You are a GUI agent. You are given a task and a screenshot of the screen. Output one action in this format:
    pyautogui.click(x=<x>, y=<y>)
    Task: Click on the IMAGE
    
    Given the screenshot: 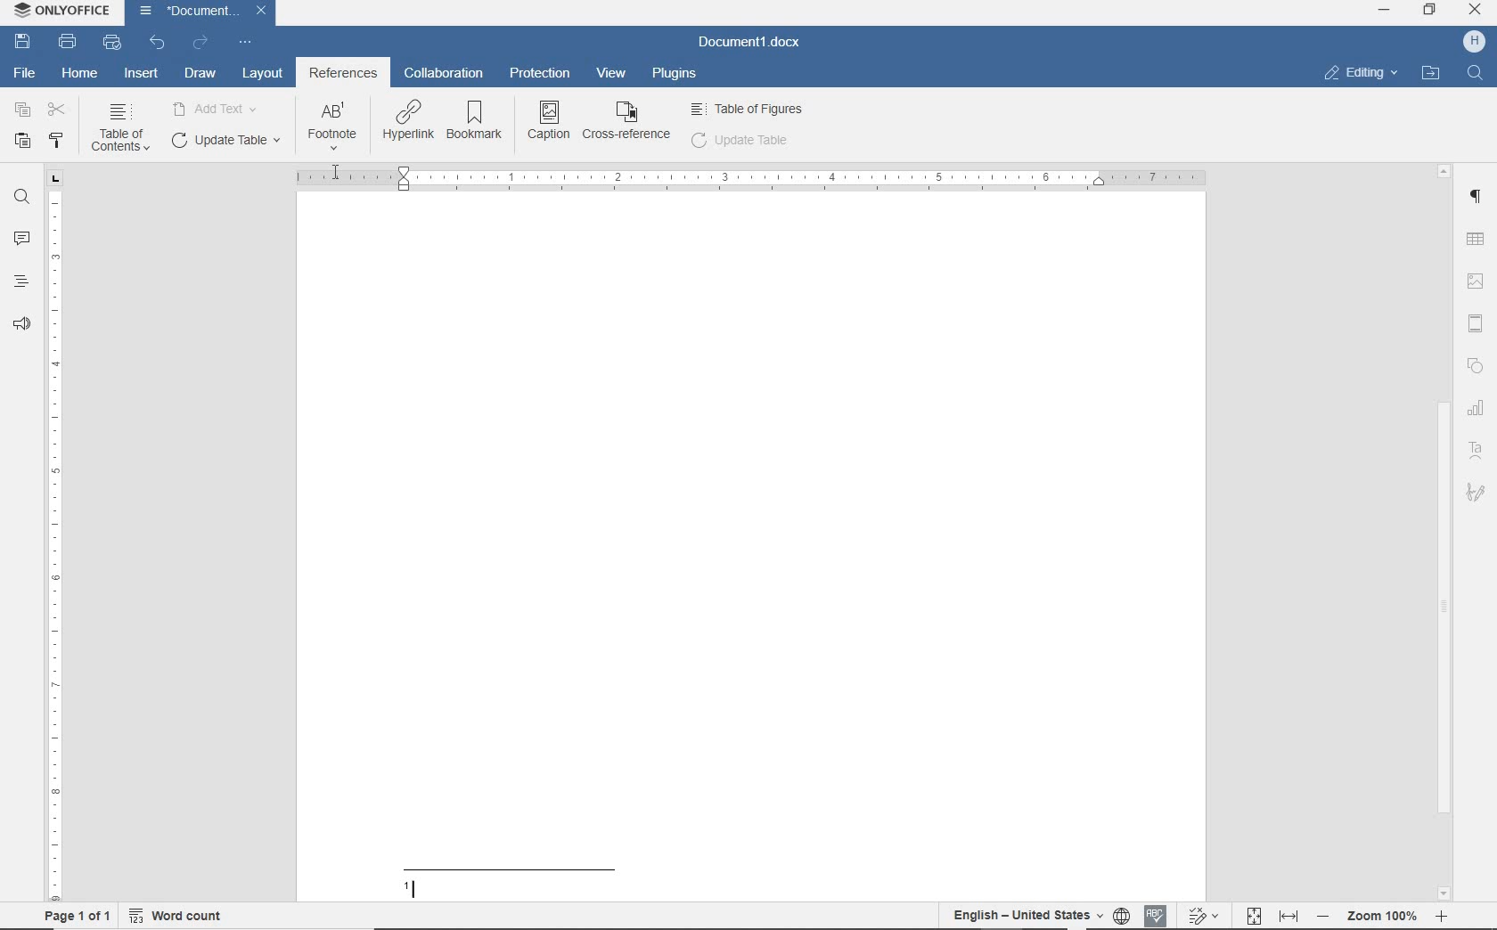 What is the action you would take?
    pyautogui.click(x=1478, y=281)
    